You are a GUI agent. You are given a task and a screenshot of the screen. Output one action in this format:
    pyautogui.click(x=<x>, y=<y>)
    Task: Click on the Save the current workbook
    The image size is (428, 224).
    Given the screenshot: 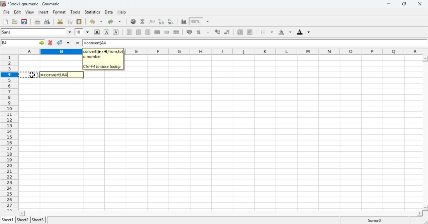 What is the action you would take?
    pyautogui.click(x=25, y=21)
    